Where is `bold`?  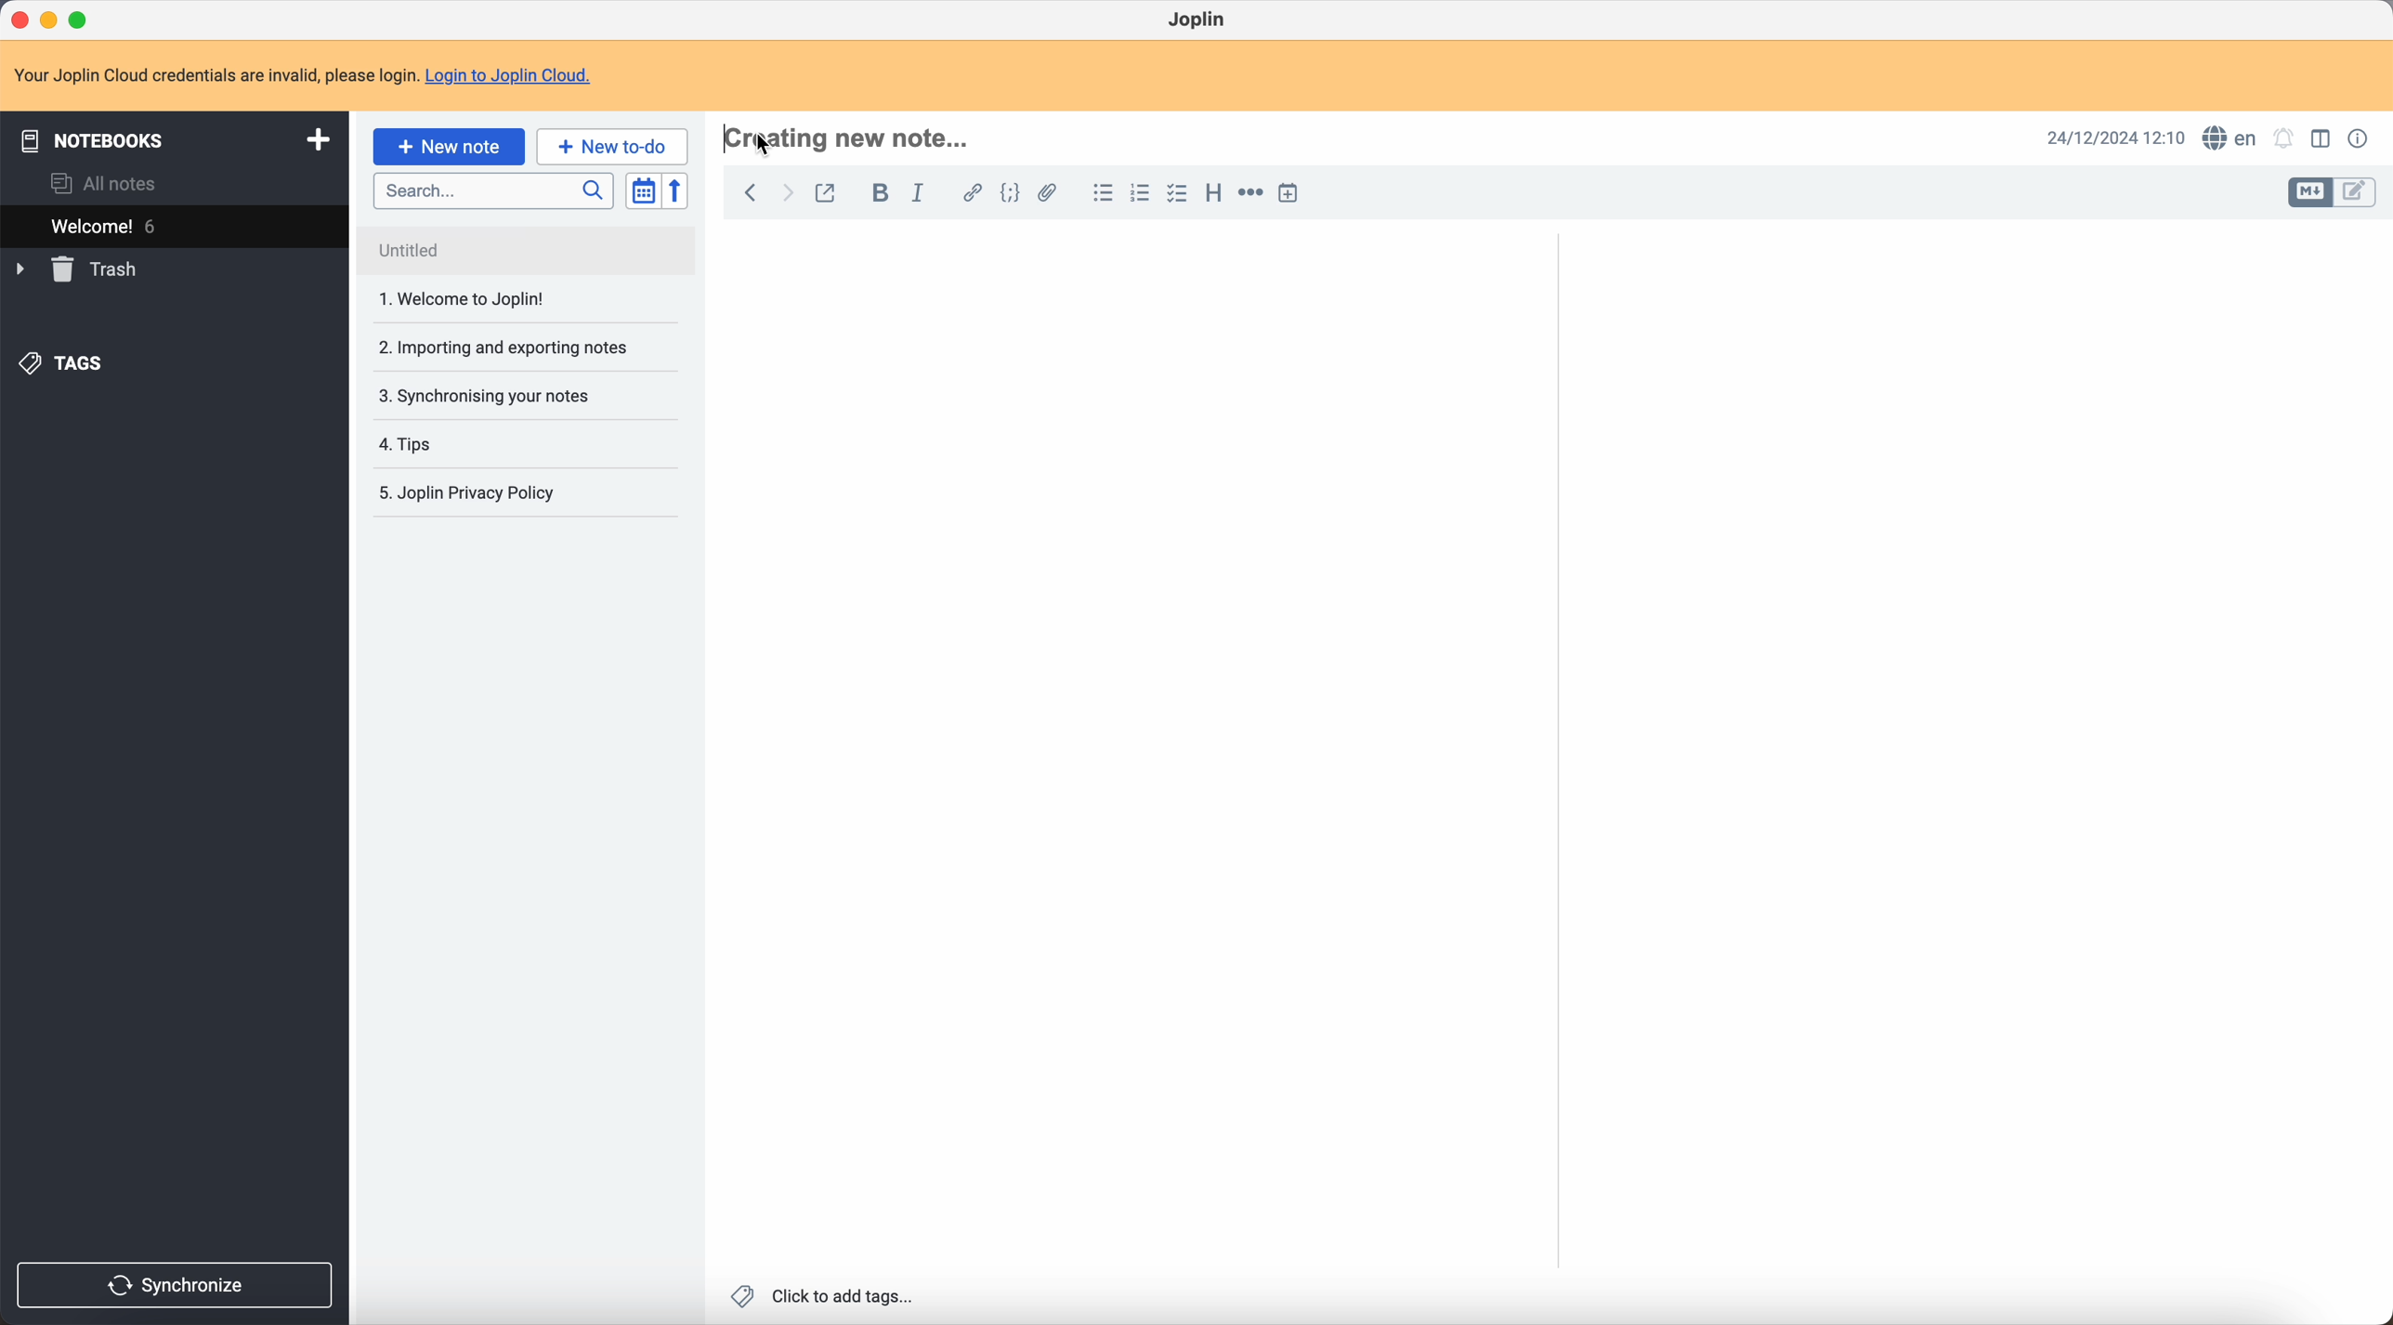
bold is located at coordinates (875, 193).